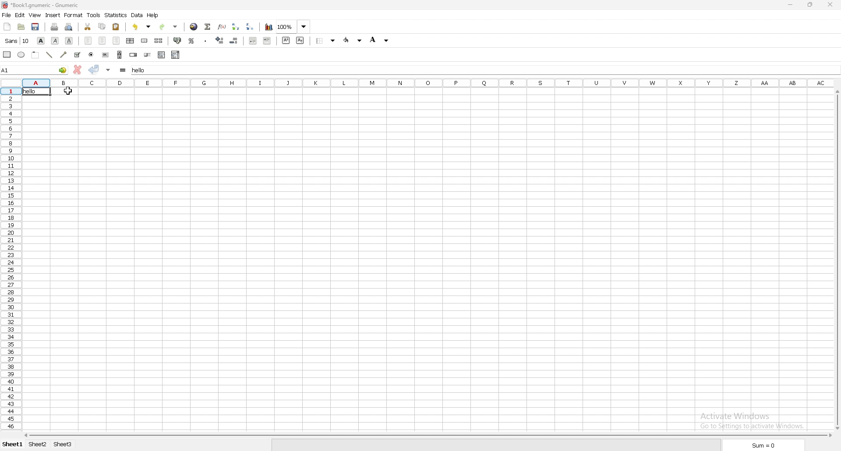  What do you see at coordinates (300, 40) in the screenshot?
I see `subscript` at bounding box center [300, 40].